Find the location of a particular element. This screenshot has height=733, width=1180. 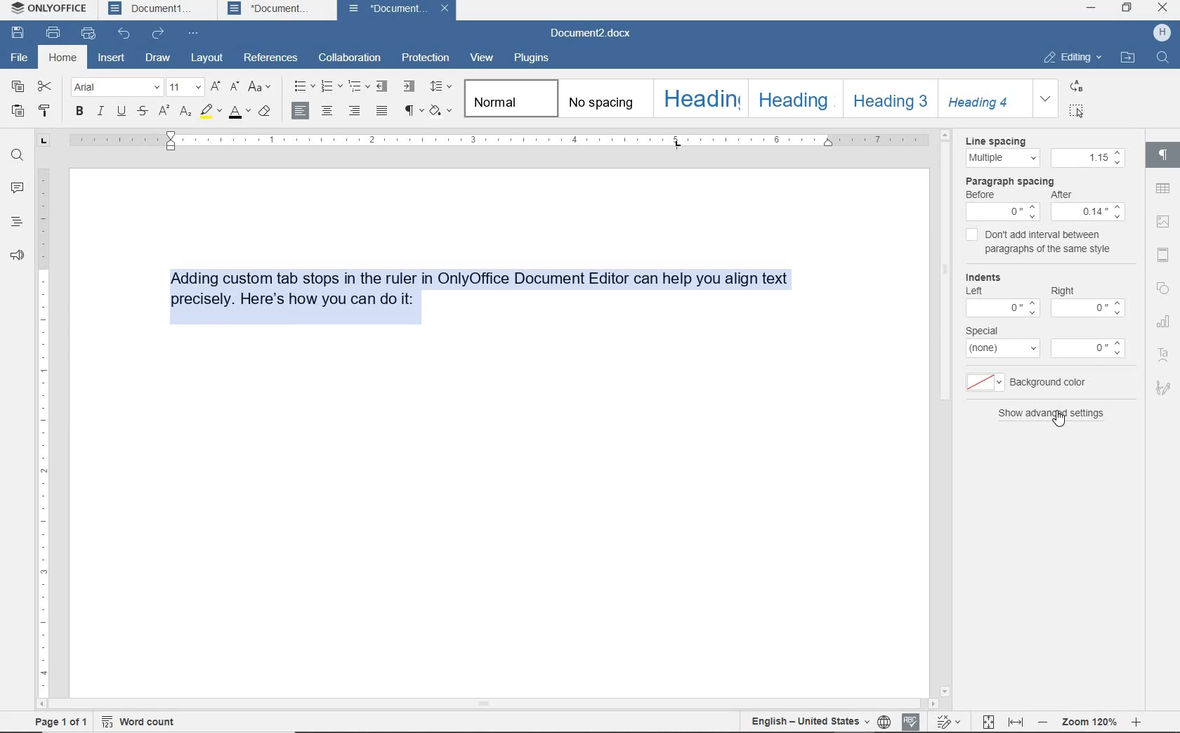

minimize is located at coordinates (1090, 7).